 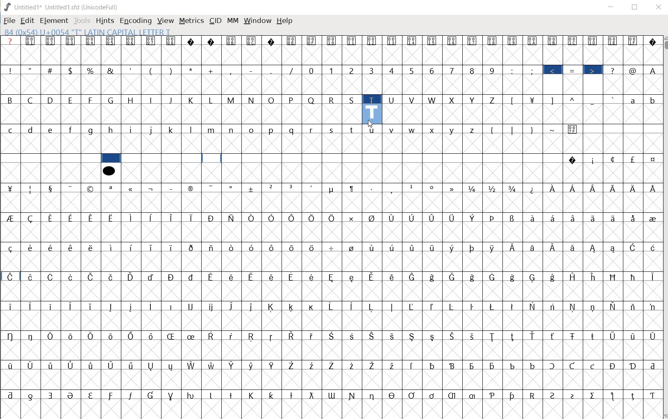 What do you see at coordinates (232, 336) in the screenshot?
I see `Symbol` at bounding box center [232, 336].